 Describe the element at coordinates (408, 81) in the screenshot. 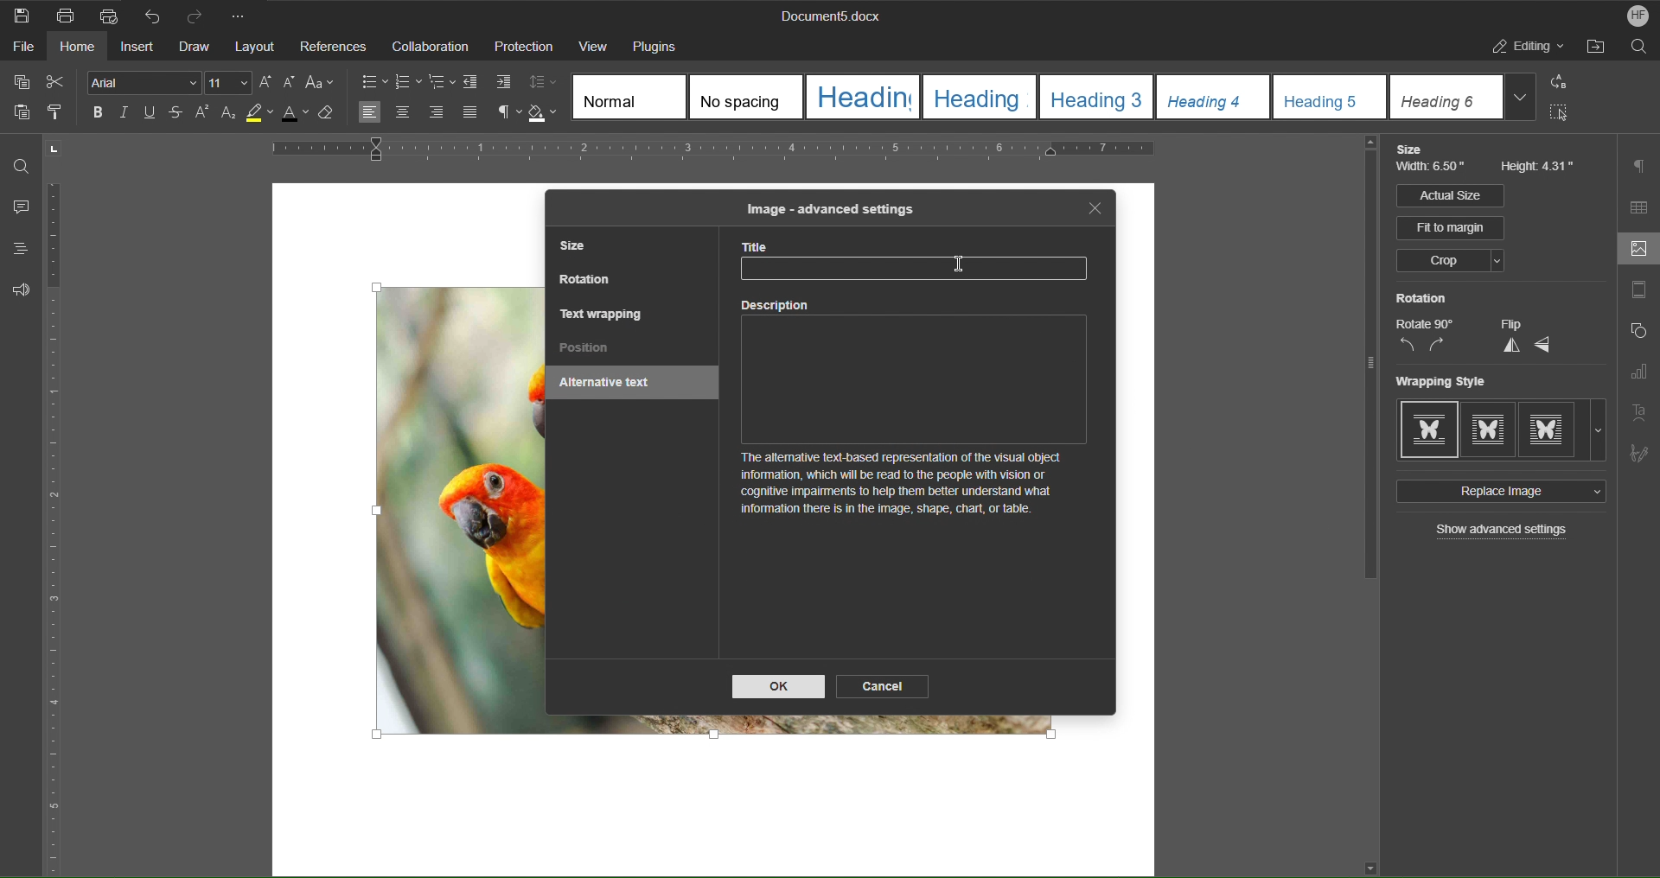

I see `Lists` at that location.